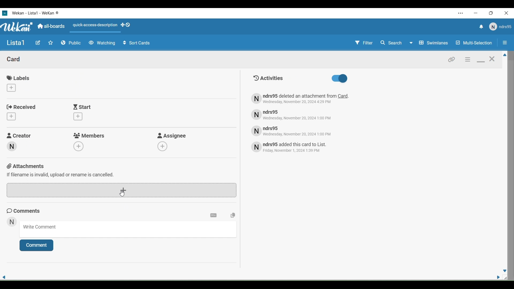  What do you see at coordinates (61, 170) in the screenshot?
I see `Attachments` at bounding box center [61, 170].